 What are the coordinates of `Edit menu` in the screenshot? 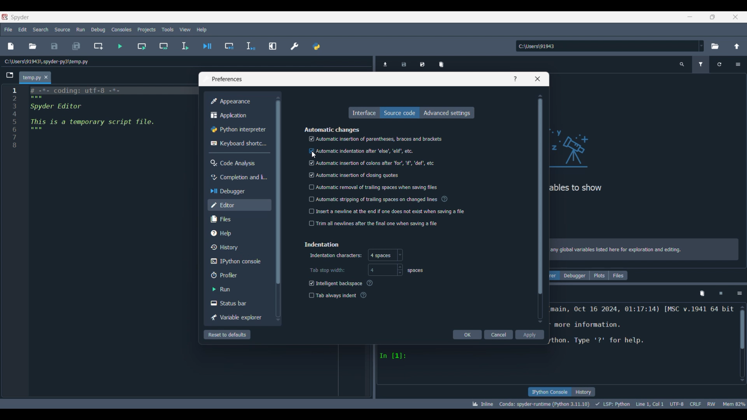 It's located at (23, 30).